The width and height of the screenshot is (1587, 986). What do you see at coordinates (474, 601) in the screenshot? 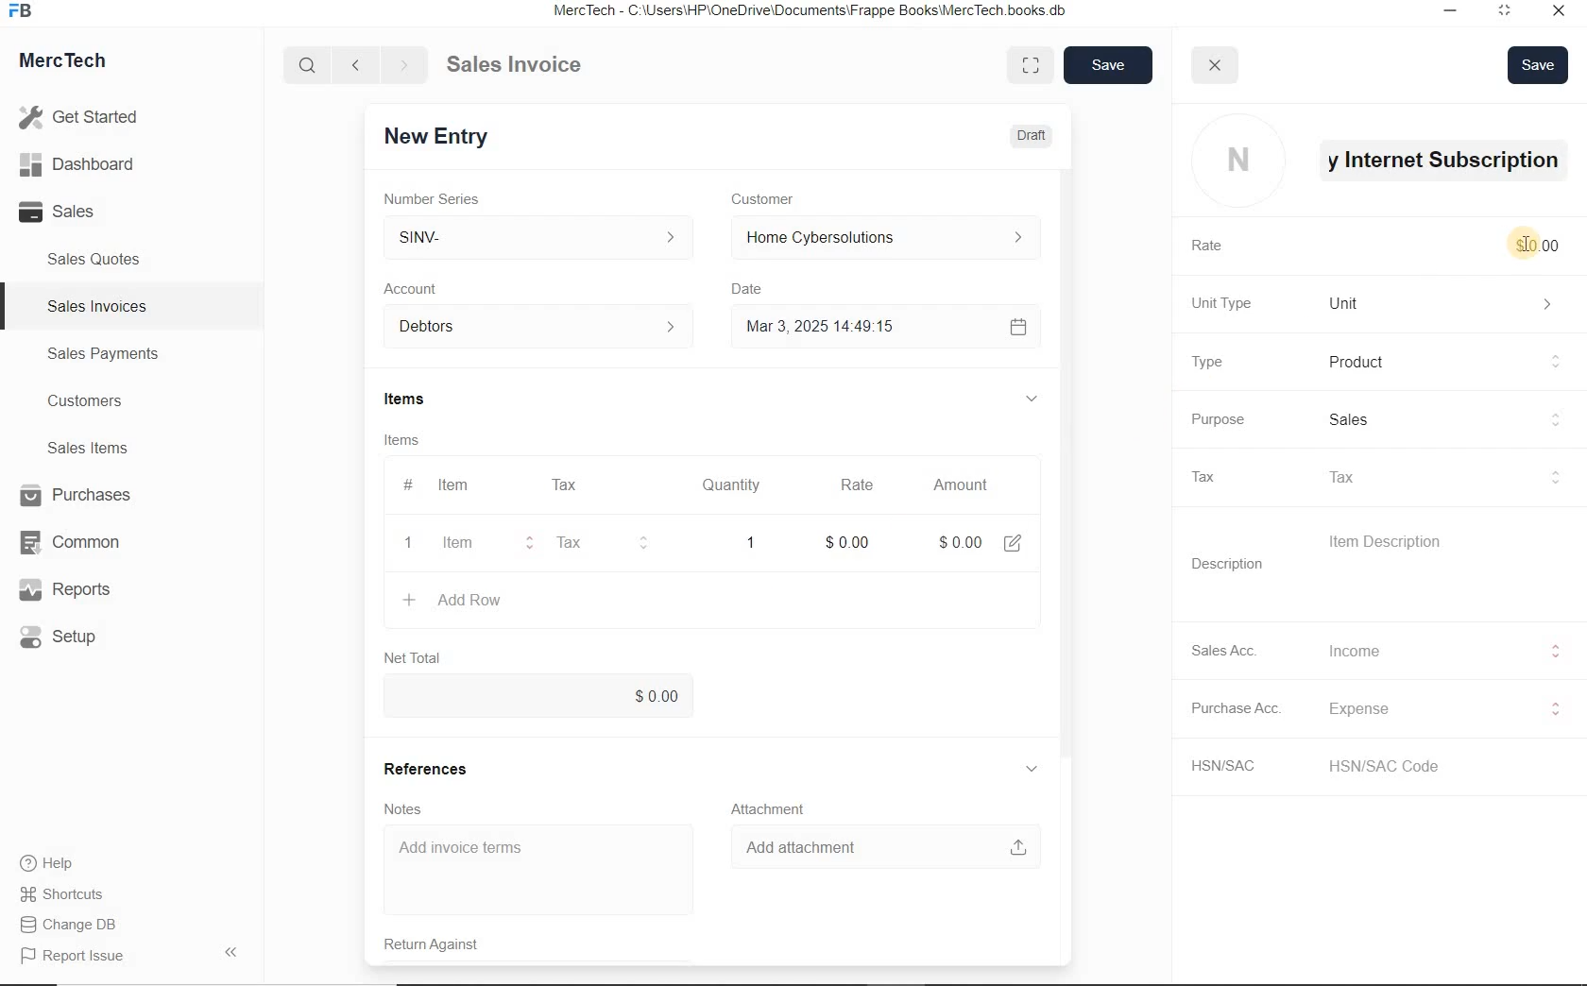
I see `+ Add Row` at bounding box center [474, 601].